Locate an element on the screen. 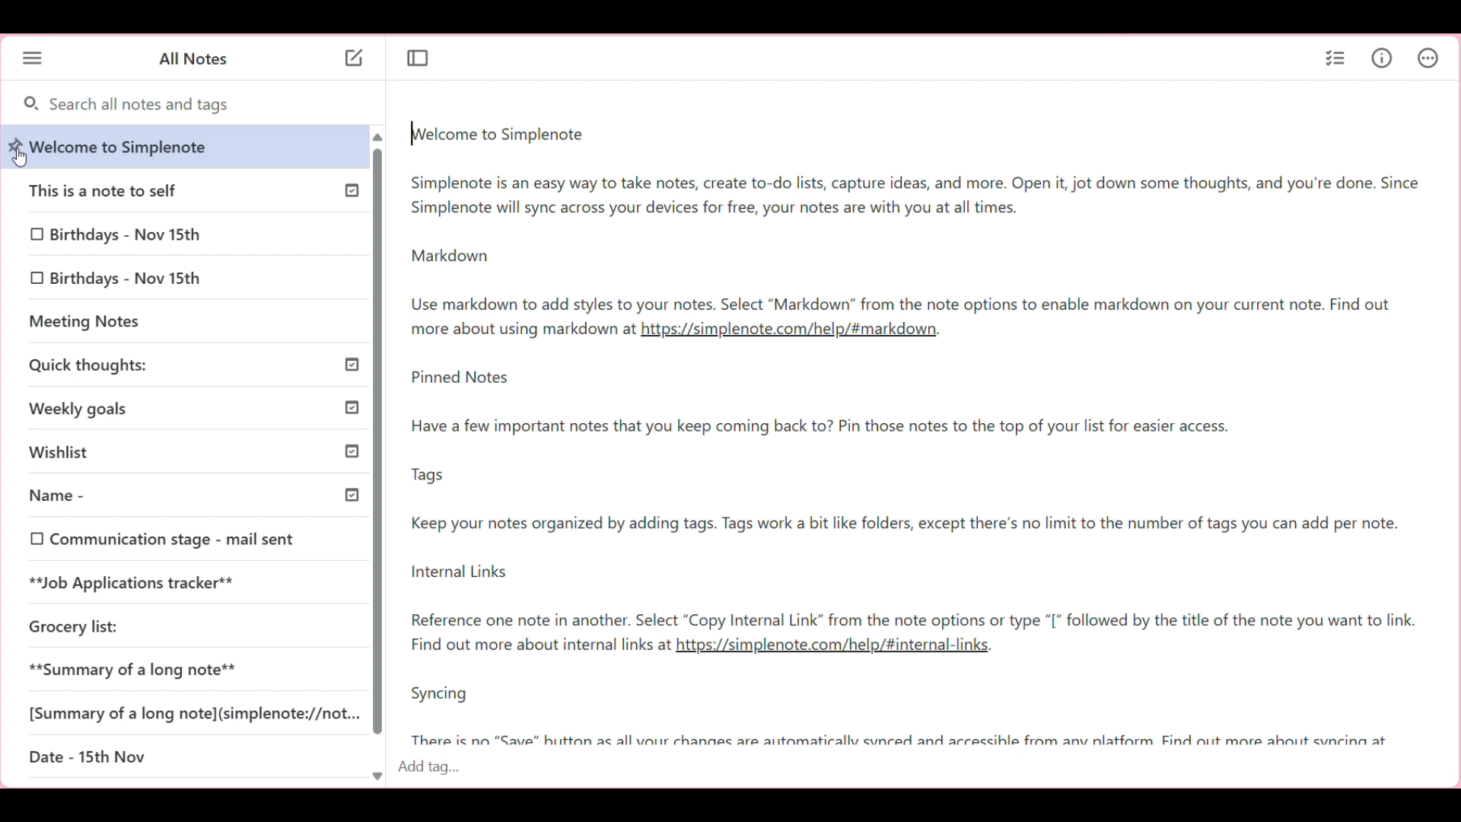 The image size is (1461, 822). cursor is located at coordinates (21, 157).